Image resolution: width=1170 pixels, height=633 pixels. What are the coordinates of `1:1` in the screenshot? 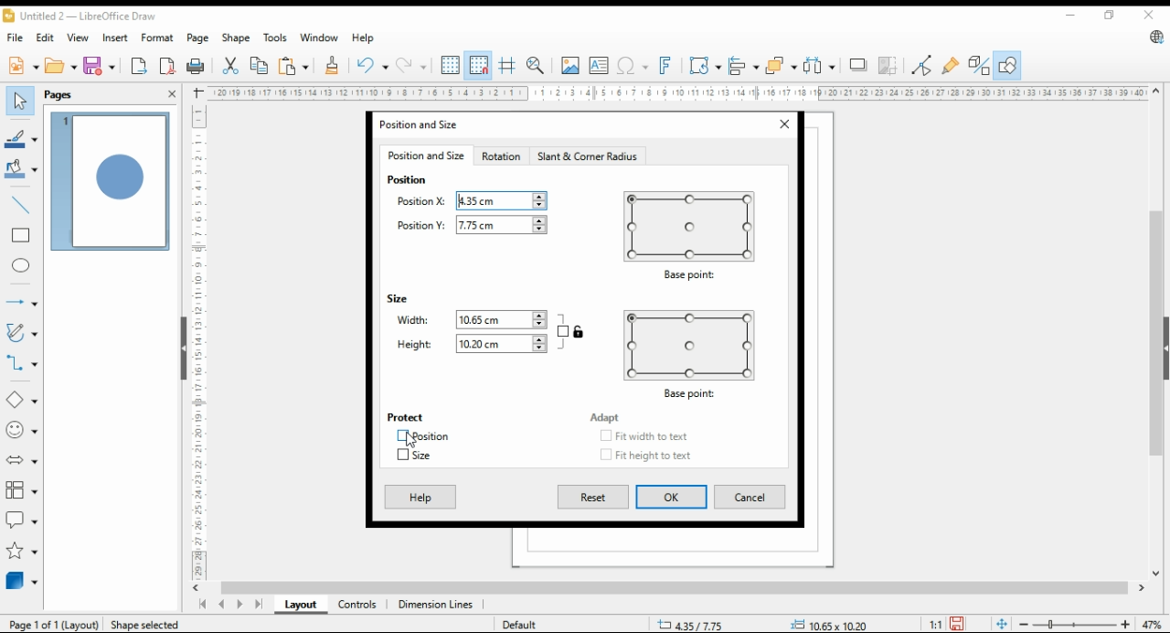 It's located at (935, 623).